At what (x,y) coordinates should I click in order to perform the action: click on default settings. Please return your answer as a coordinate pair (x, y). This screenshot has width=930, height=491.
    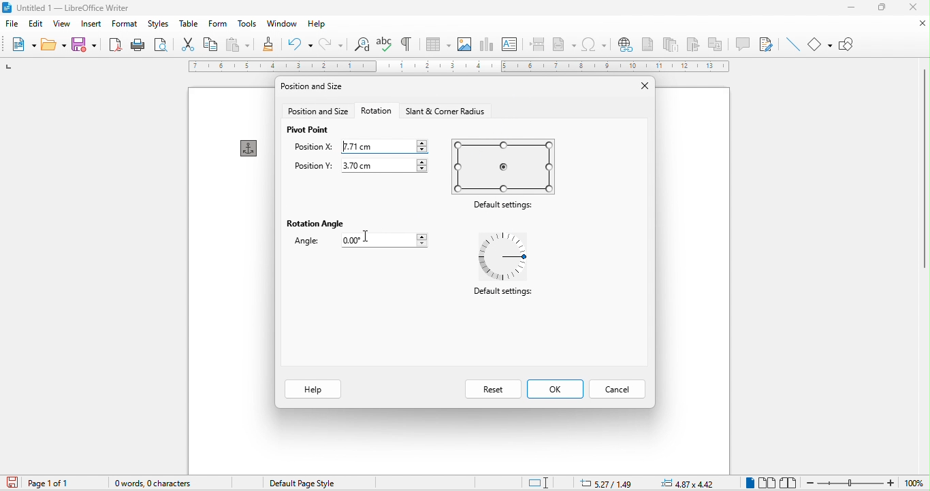
    Looking at the image, I should click on (501, 167).